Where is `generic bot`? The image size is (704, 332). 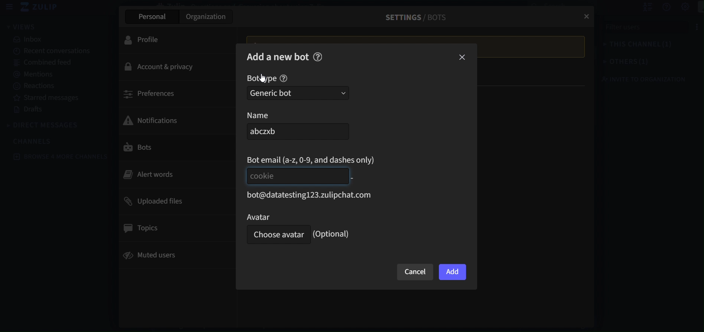
generic bot is located at coordinates (298, 93).